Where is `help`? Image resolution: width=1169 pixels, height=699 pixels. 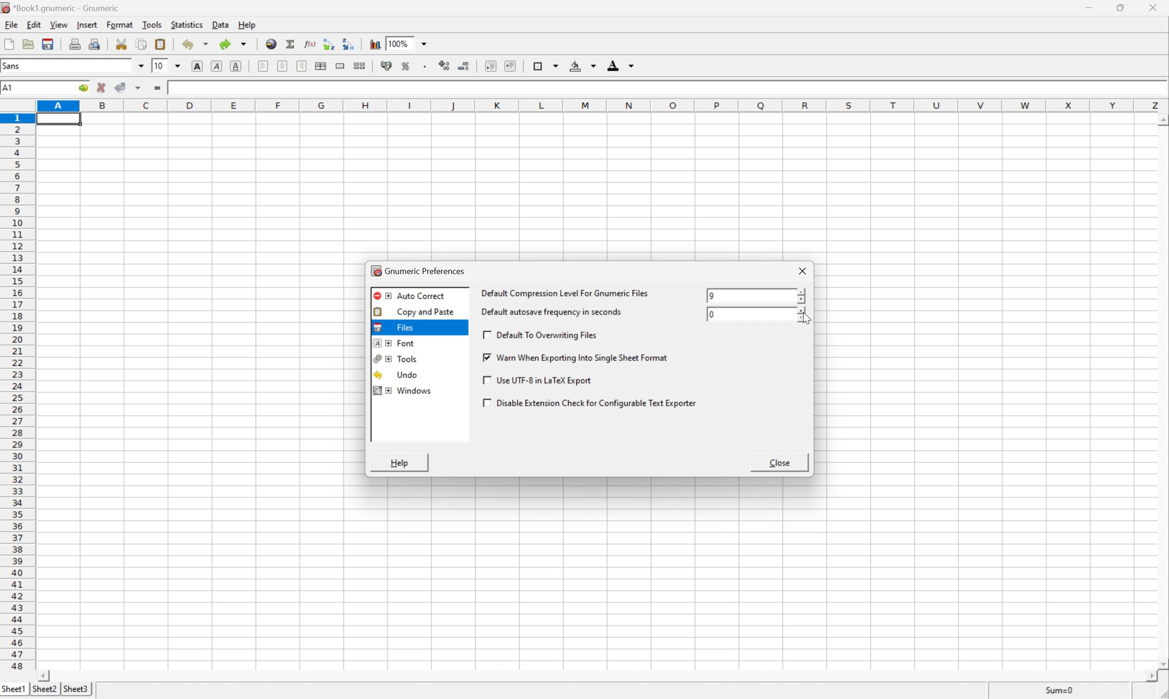 help is located at coordinates (400, 463).